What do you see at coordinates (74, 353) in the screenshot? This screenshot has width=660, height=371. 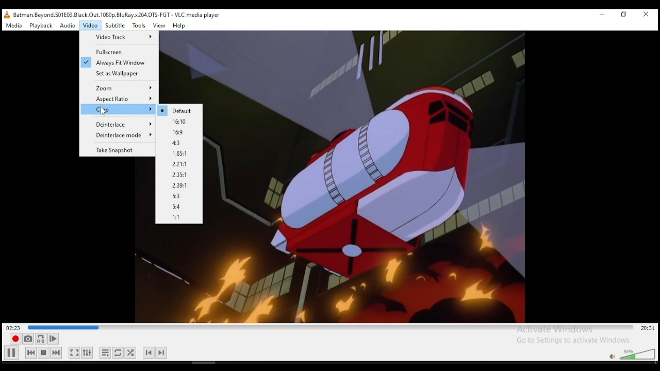 I see `toggle video in fullscrenn` at bounding box center [74, 353].